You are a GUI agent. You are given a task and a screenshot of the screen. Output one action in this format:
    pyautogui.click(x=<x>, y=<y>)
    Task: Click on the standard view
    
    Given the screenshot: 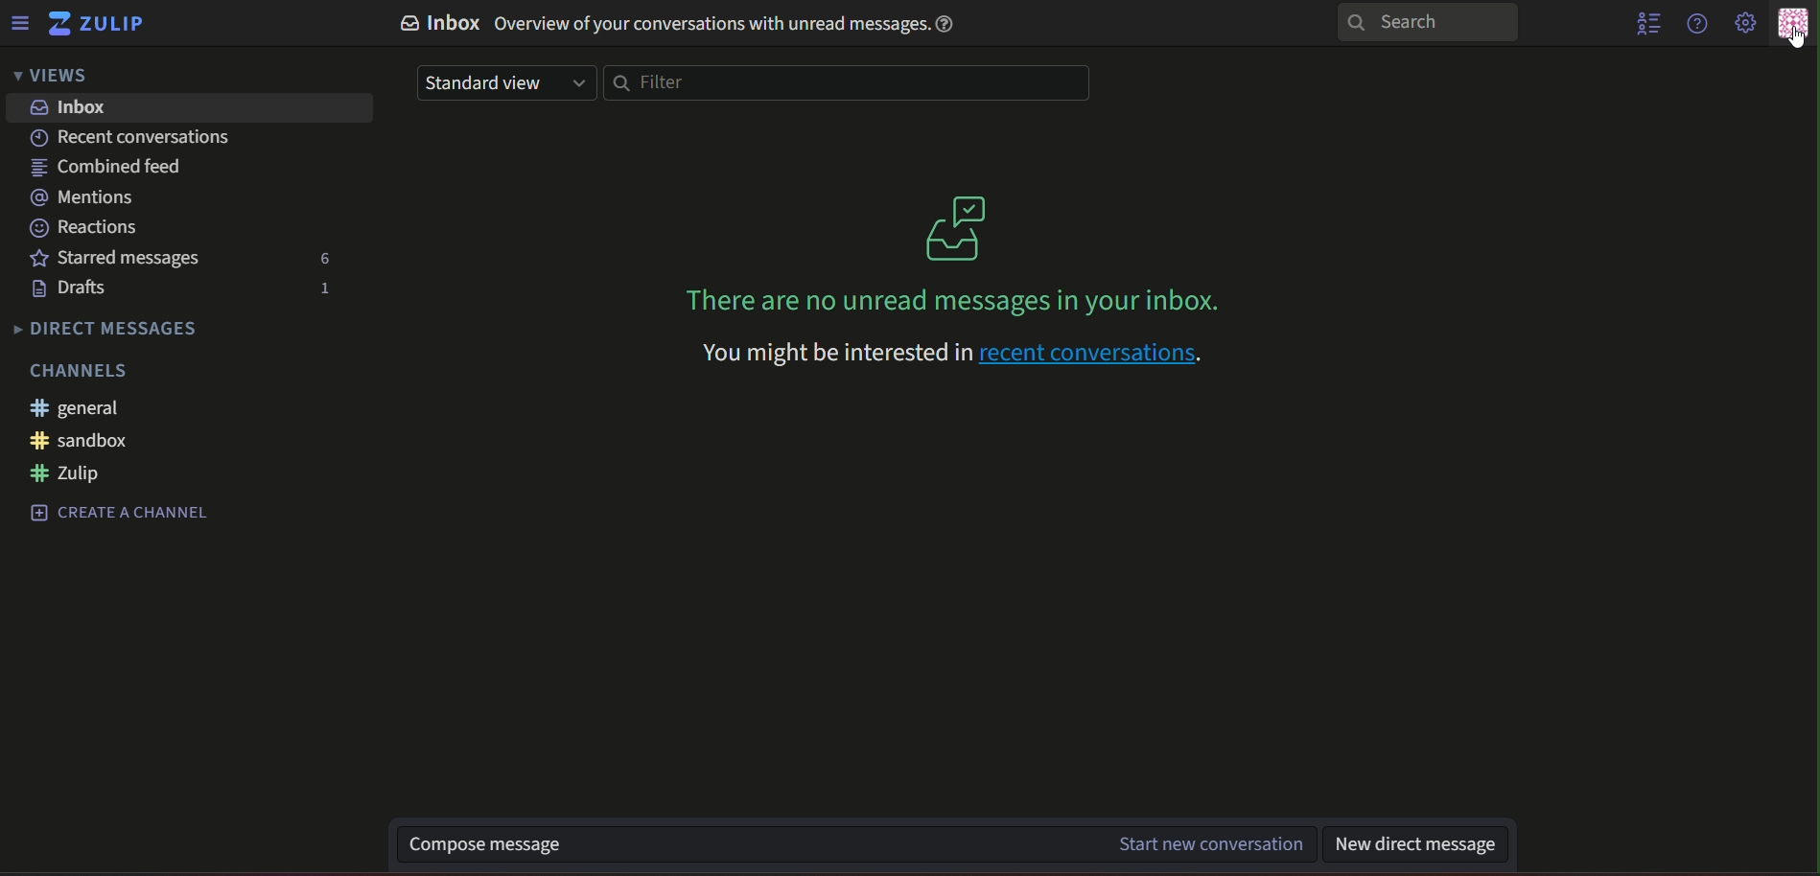 What is the action you would take?
    pyautogui.click(x=507, y=83)
    